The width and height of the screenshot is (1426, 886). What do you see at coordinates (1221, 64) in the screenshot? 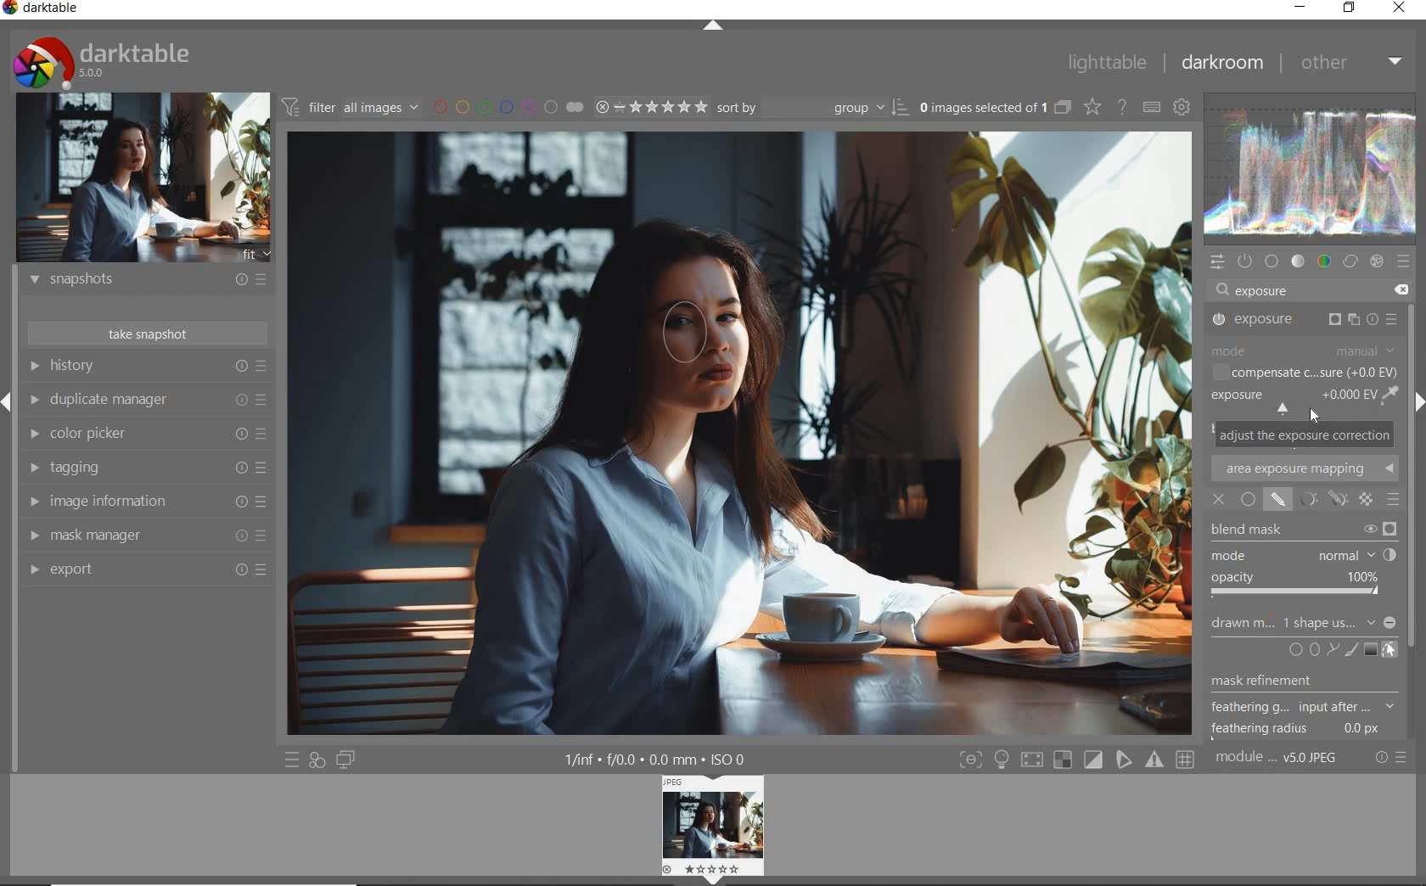
I see `darkroom` at bounding box center [1221, 64].